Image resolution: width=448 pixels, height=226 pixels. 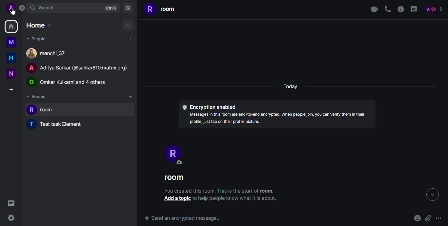 I want to click on encryption enabled, so click(x=209, y=106).